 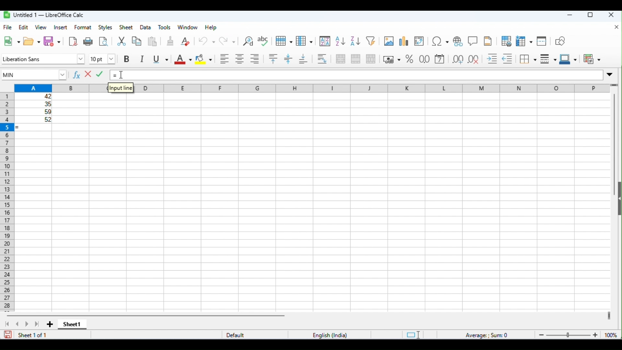 I want to click on insert chart, so click(x=403, y=41).